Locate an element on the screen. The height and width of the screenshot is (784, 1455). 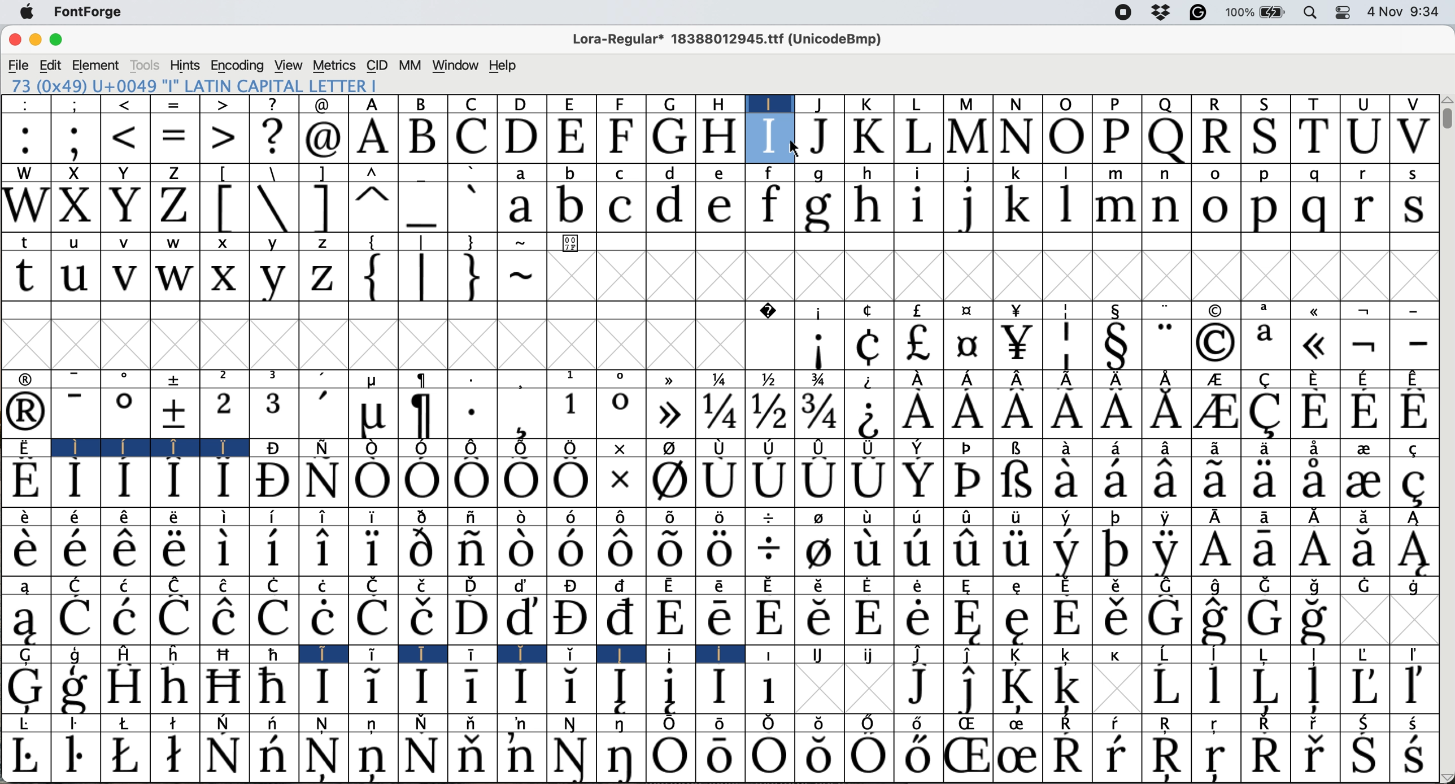
E is located at coordinates (570, 103).